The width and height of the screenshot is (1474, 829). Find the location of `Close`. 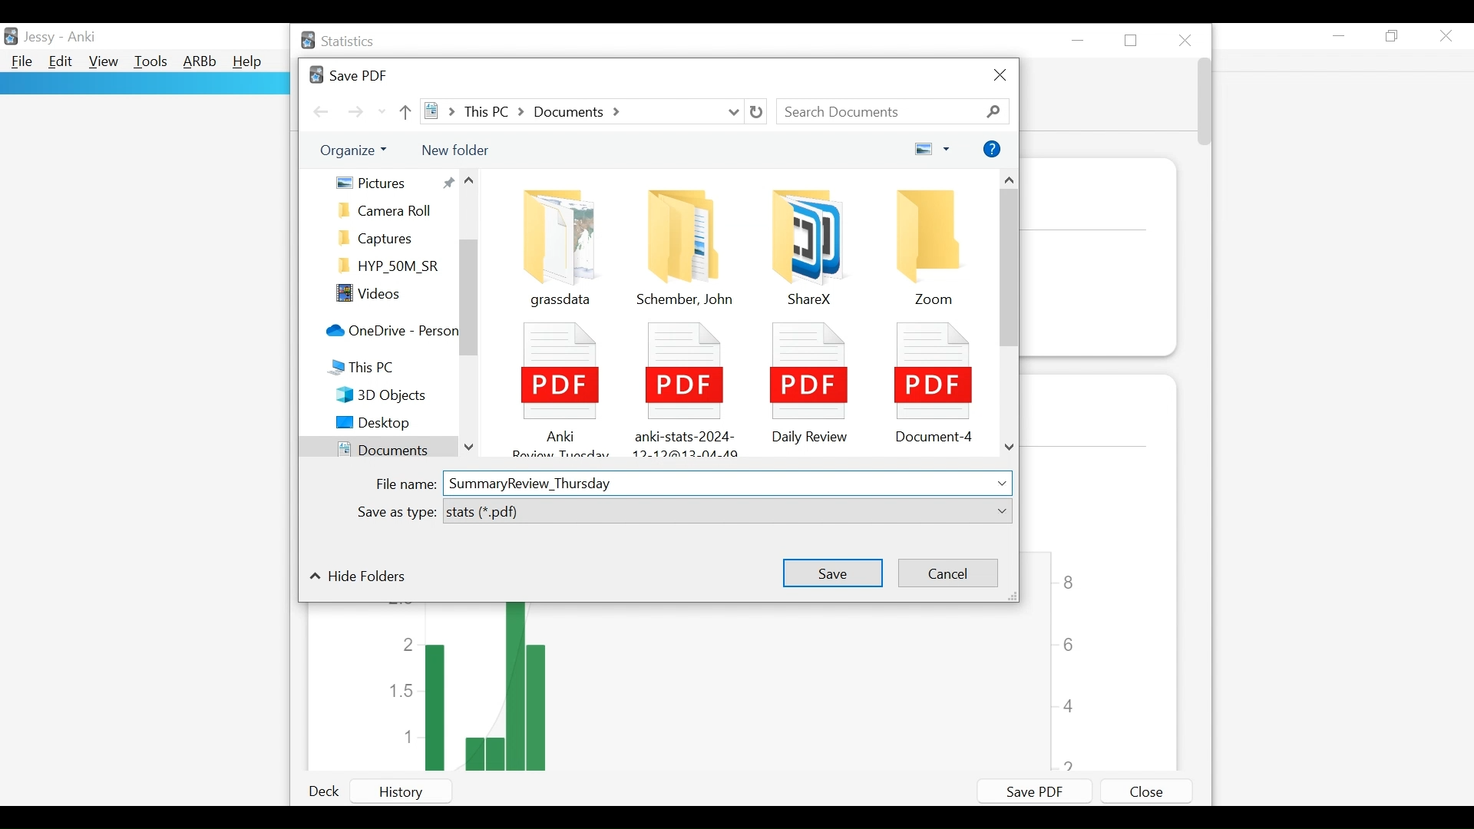

Close is located at coordinates (999, 77).